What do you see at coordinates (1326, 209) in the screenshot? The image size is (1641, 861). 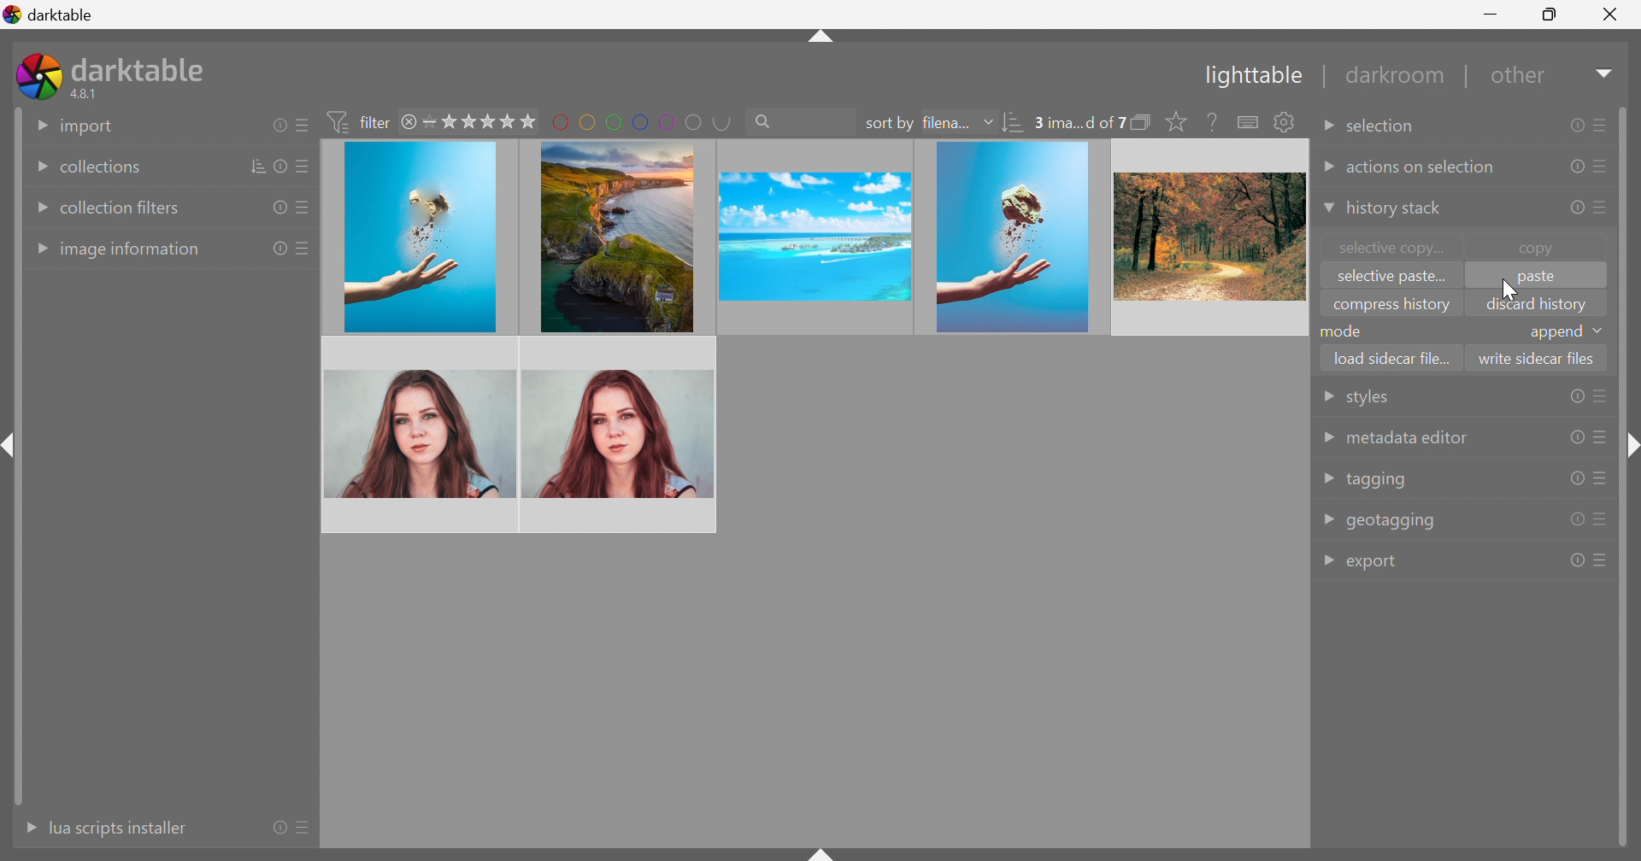 I see `Drop Down` at bounding box center [1326, 209].